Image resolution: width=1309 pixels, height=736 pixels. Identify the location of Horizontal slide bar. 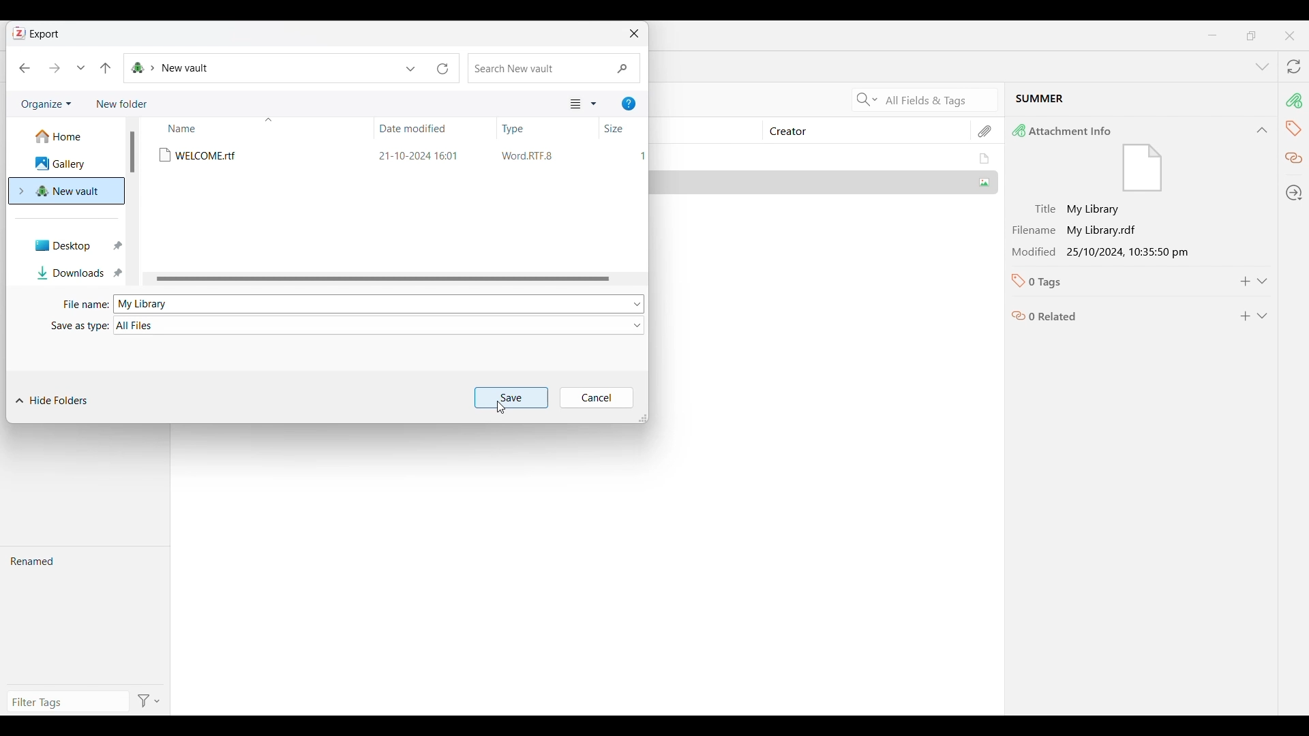
(384, 278).